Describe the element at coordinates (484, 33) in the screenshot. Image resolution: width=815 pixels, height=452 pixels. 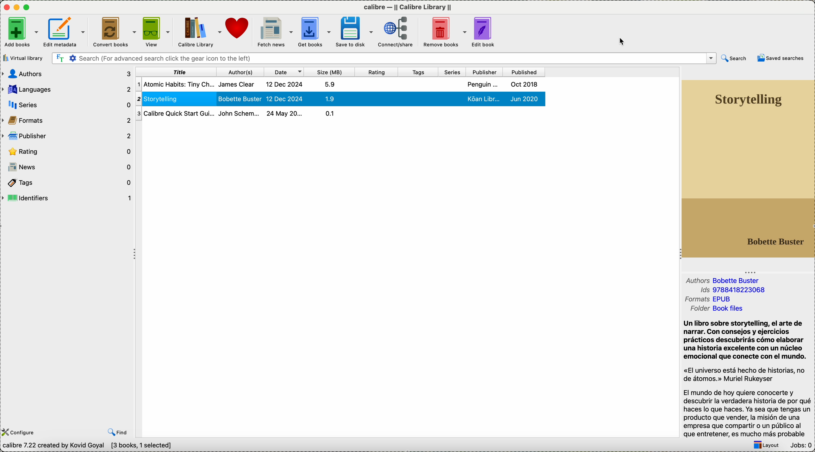
I see `edit book` at that location.